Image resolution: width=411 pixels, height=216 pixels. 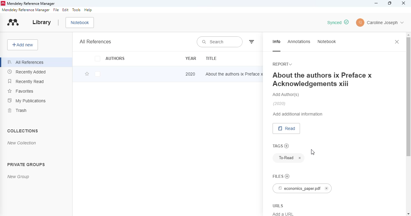 I want to click on "To-Read" tag ENTERED, so click(x=284, y=158).